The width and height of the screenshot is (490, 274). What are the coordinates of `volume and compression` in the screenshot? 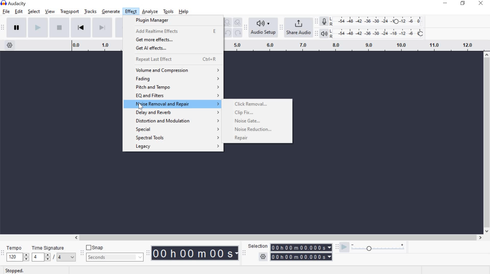 It's located at (177, 71).